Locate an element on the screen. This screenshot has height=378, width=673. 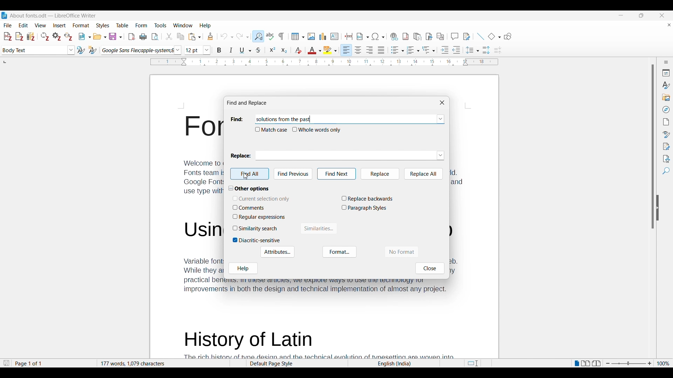
Toggle for whole words only is located at coordinates (317, 130).